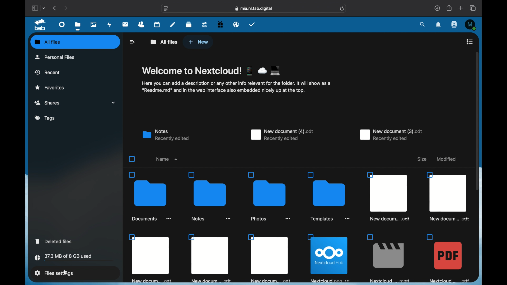 This screenshot has height=285, width=507. What do you see at coordinates (141, 25) in the screenshot?
I see `contacts` at bounding box center [141, 25].